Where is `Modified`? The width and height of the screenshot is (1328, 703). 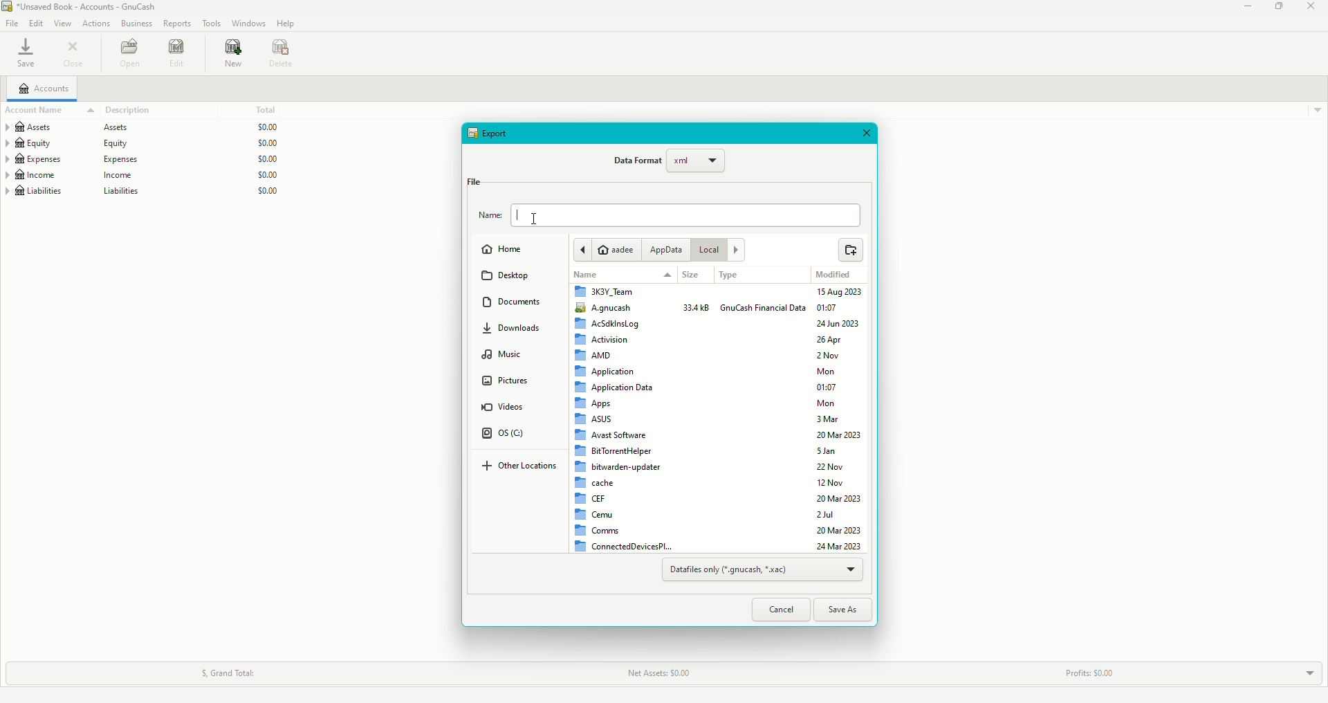 Modified is located at coordinates (835, 275).